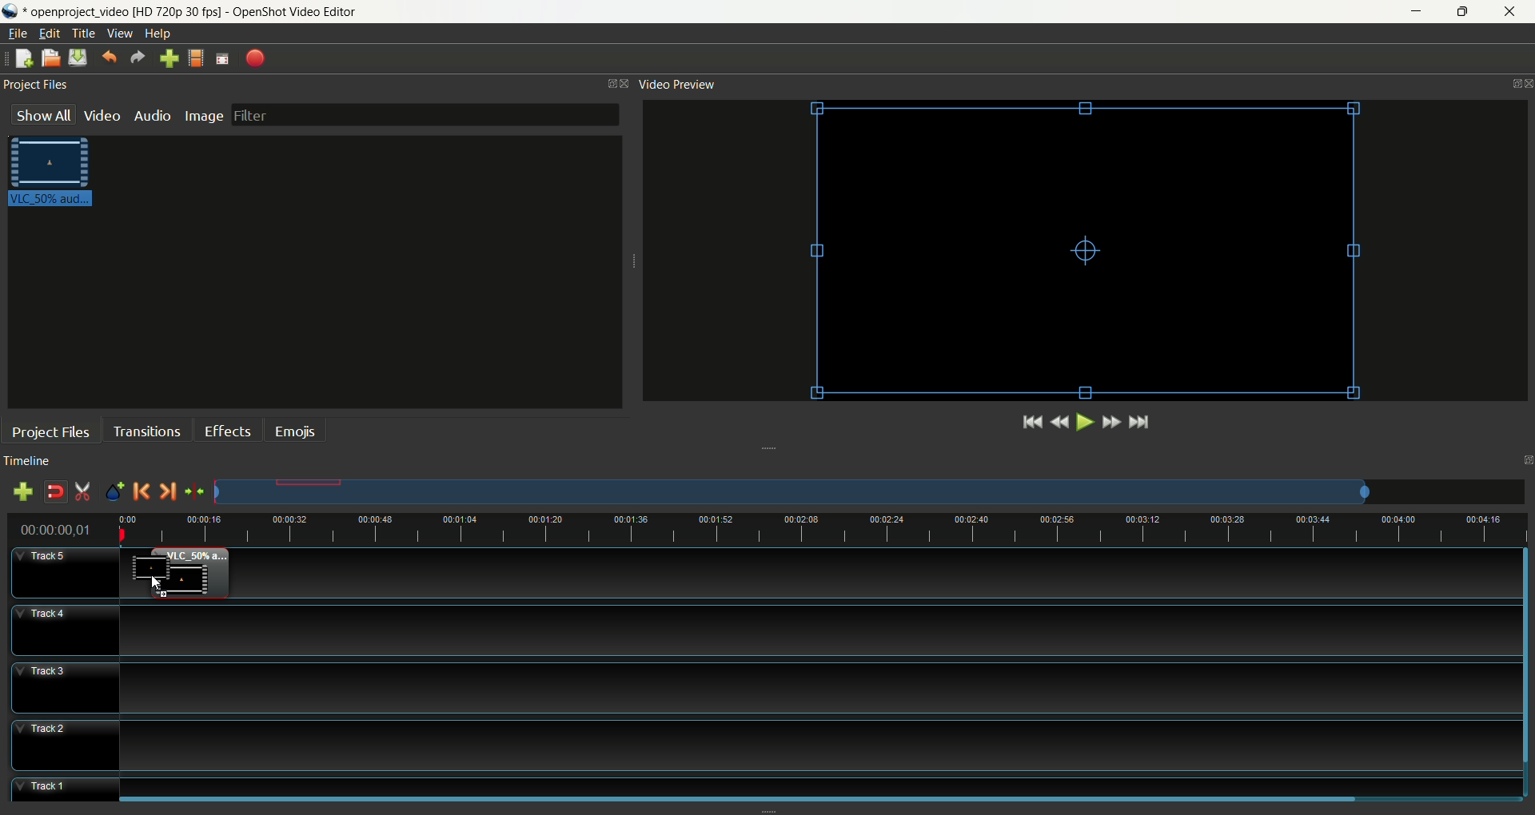 The image size is (1535, 815). I want to click on export video, so click(253, 58).